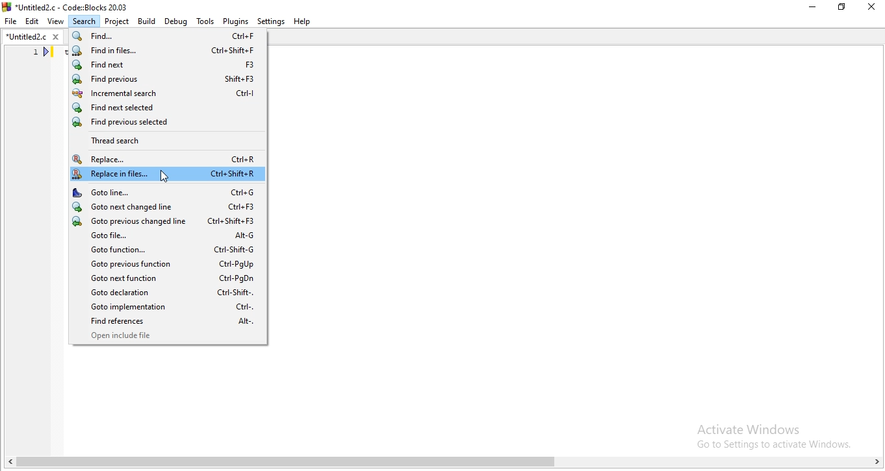  I want to click on Find previous , so click(166, 80).